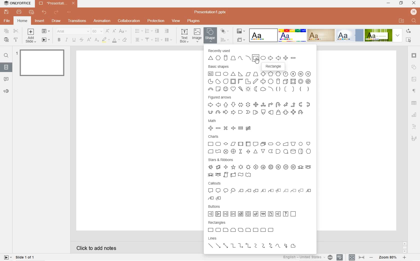  Describe the element at coordinates (293, 191) in the screenshot. I see `Line Callout 2 (No border)` at that location.